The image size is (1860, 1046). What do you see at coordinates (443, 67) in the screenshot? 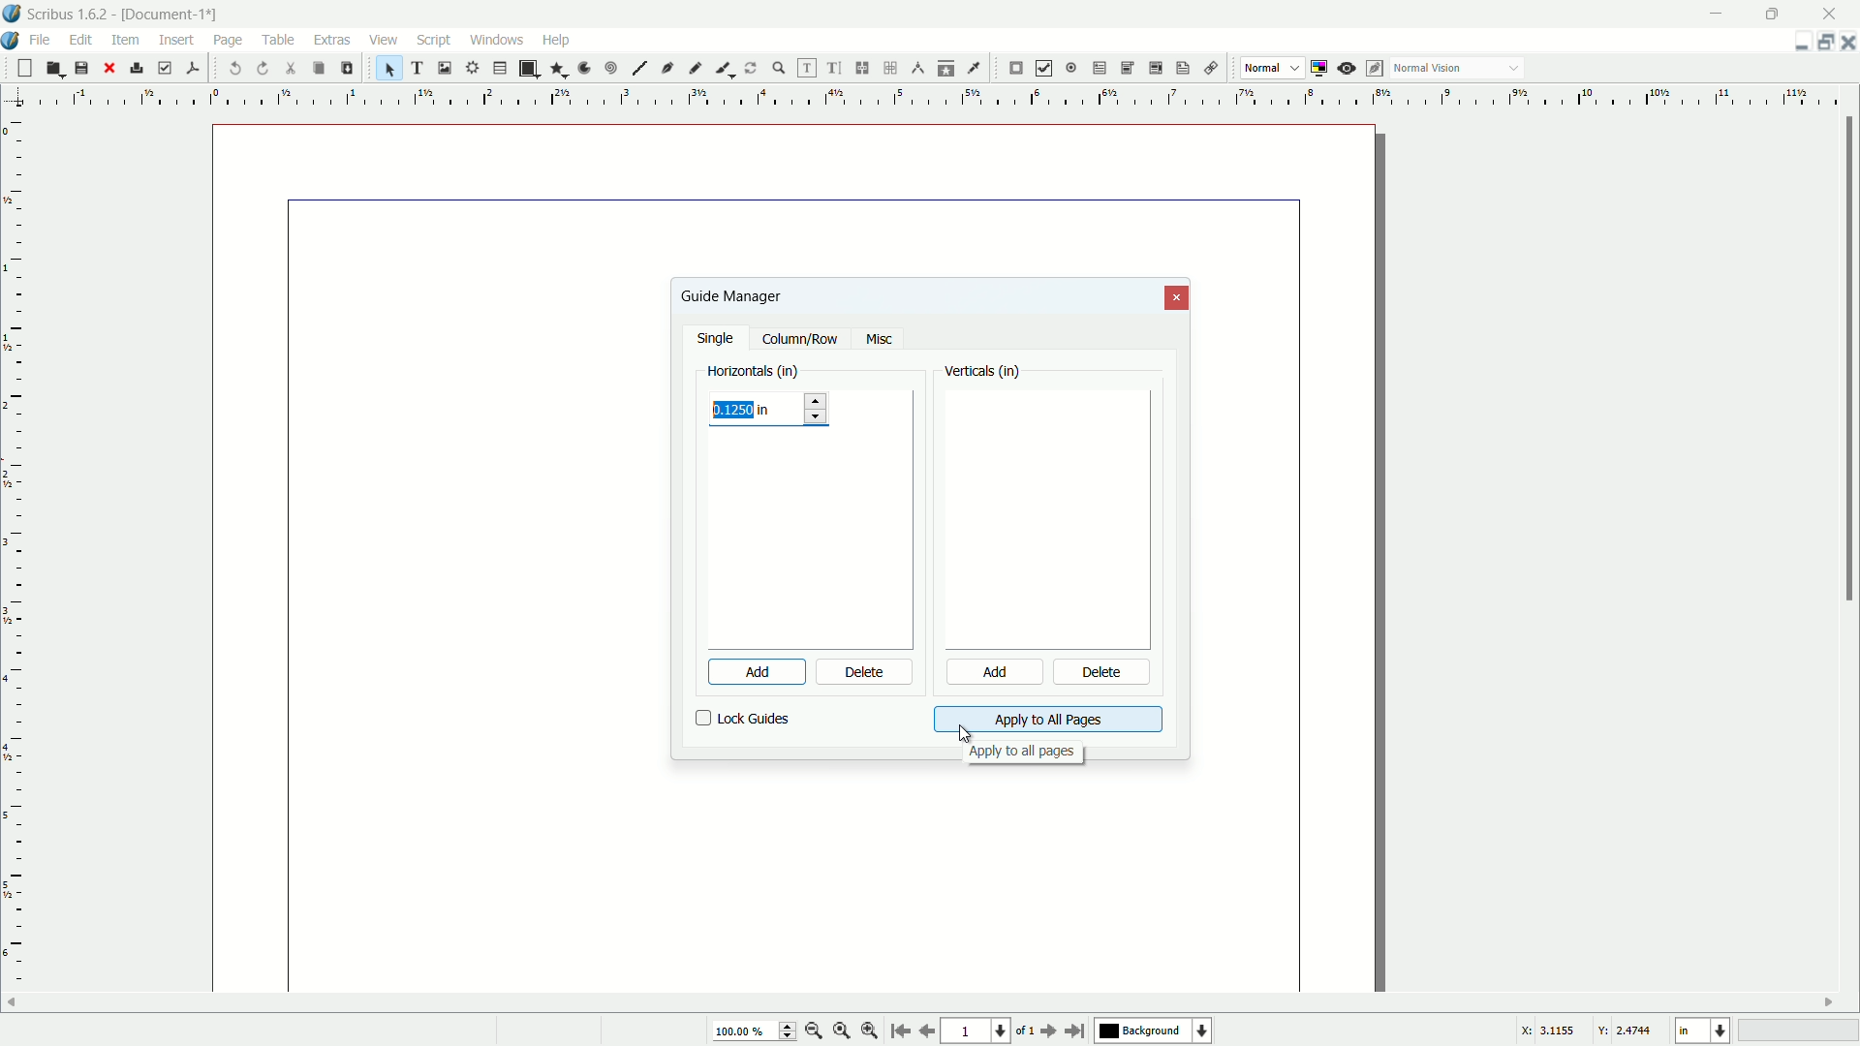
I see `image frame` at bounding box center [443, 67].